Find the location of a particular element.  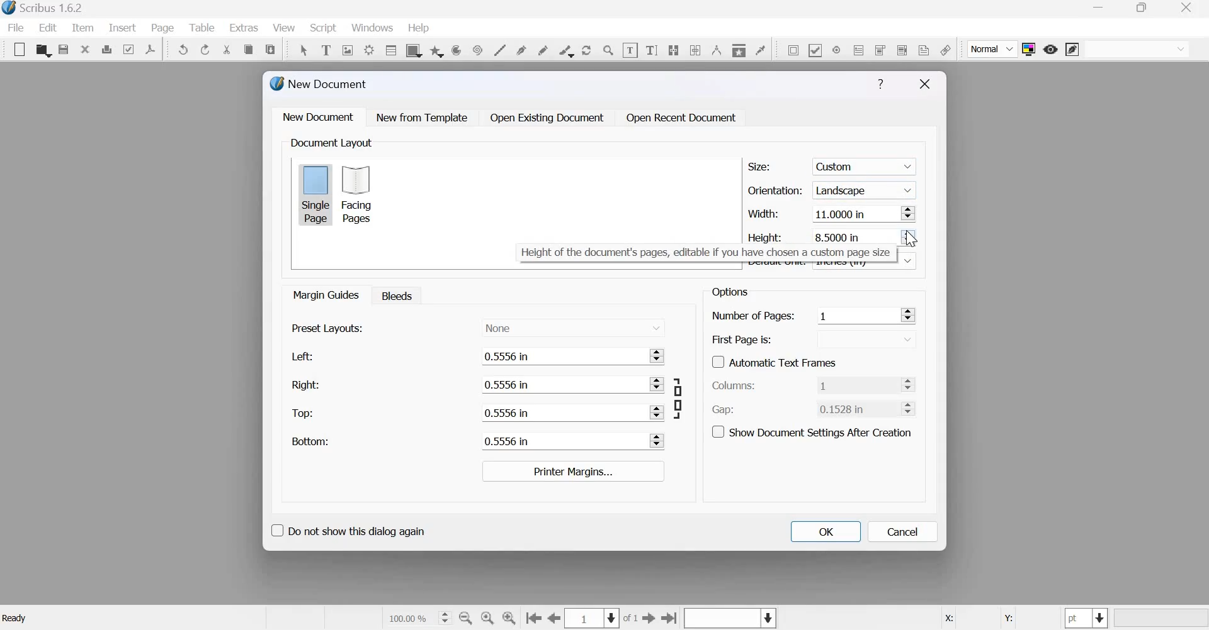

Printer margins is located at coordinates (572, 471).